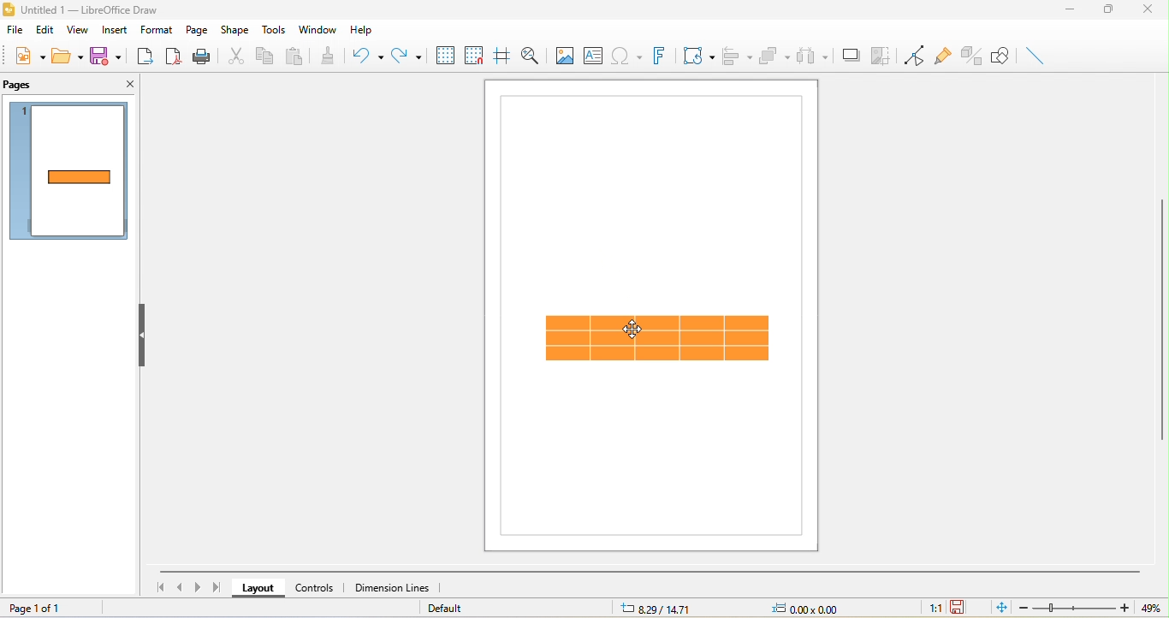  I want to click on dimension line, so click(391, 586).